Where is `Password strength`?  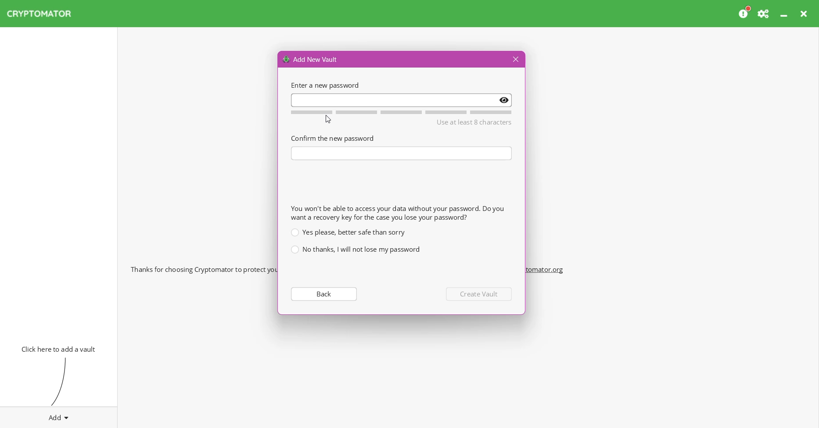
Password strength is located at coordinates (400, 112).